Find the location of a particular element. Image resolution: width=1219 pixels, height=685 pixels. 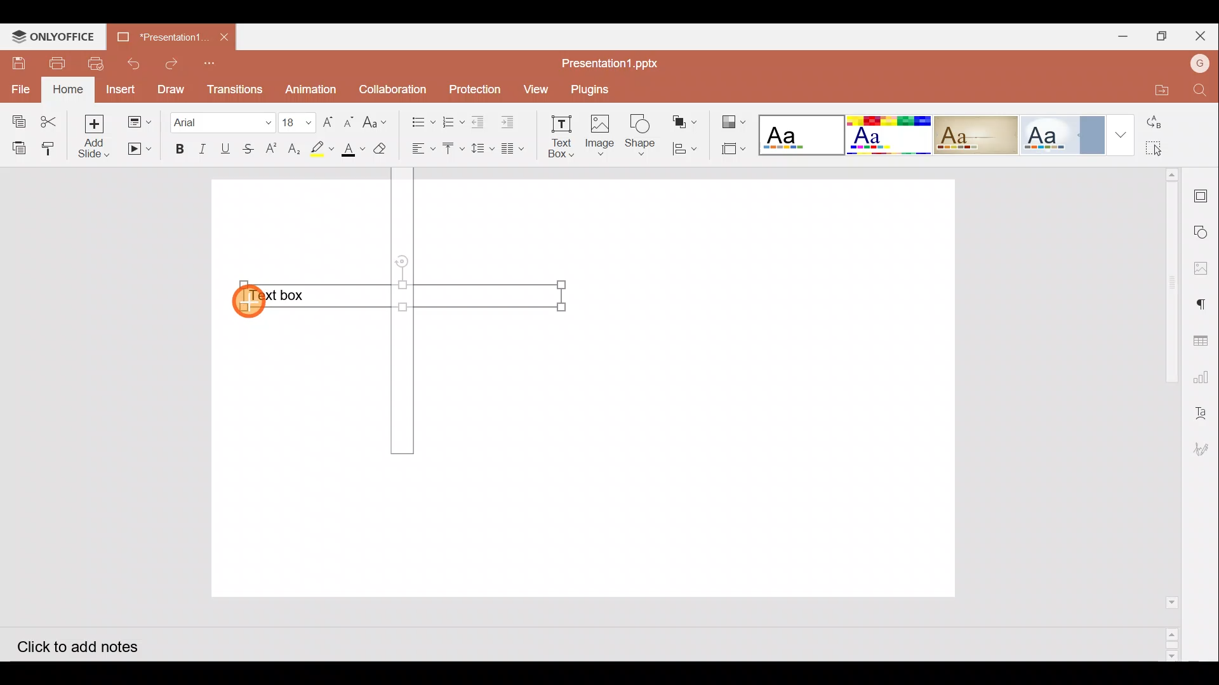

Subscript is located at coordinates (295, 150).